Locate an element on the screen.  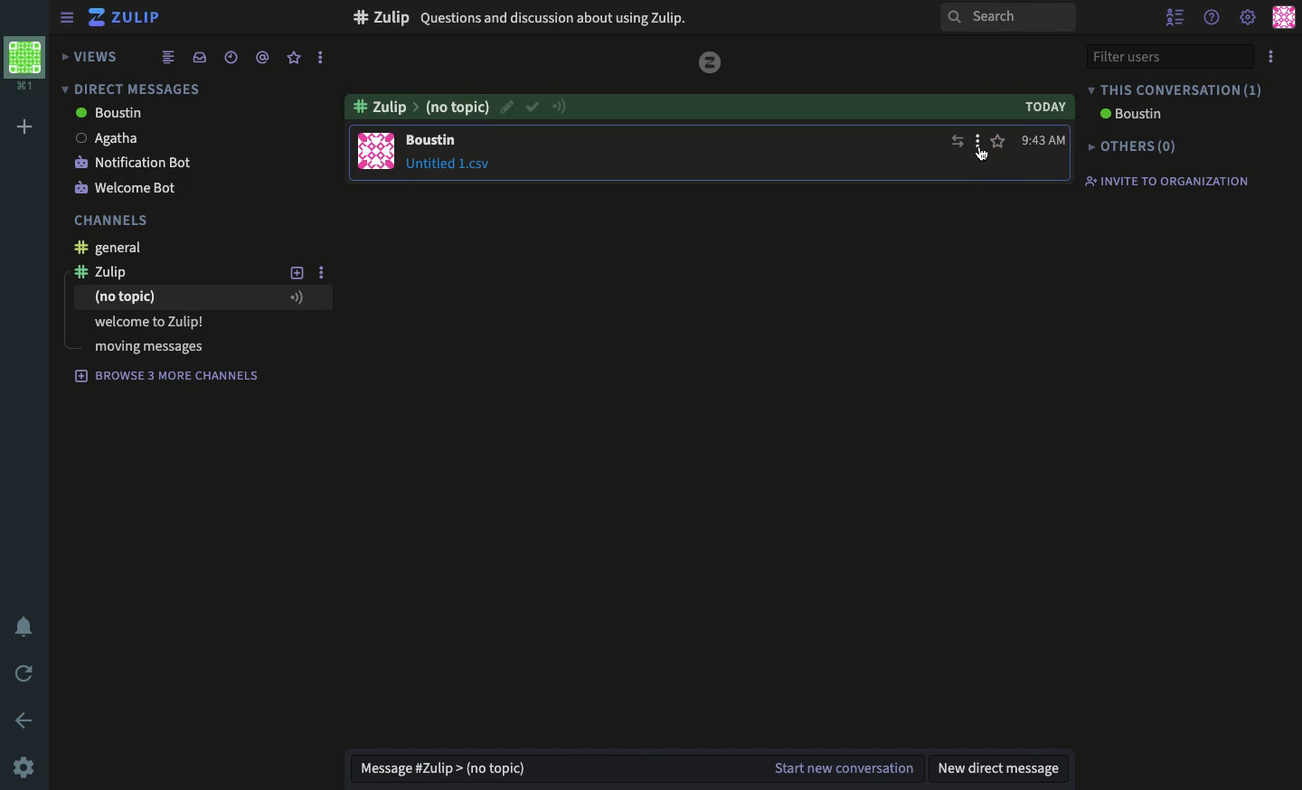
Boustin is located at coordinates (106, 114).